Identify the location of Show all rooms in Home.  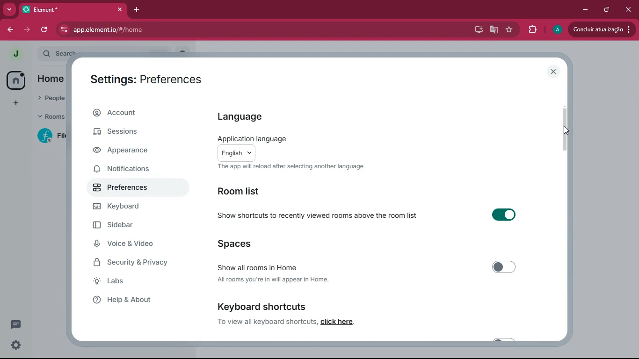
(364, 267).